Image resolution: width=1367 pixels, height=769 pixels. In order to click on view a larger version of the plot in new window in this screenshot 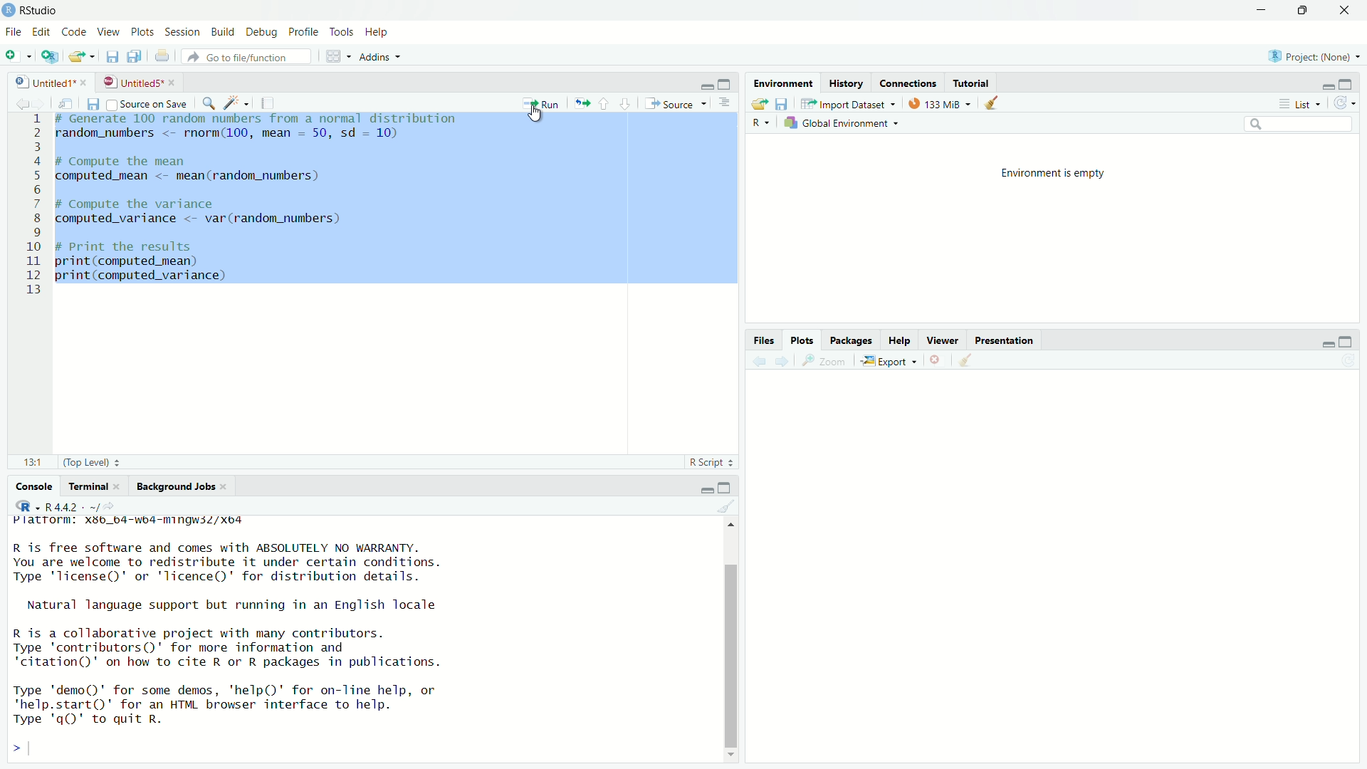, I will do `click(827, 363)`.